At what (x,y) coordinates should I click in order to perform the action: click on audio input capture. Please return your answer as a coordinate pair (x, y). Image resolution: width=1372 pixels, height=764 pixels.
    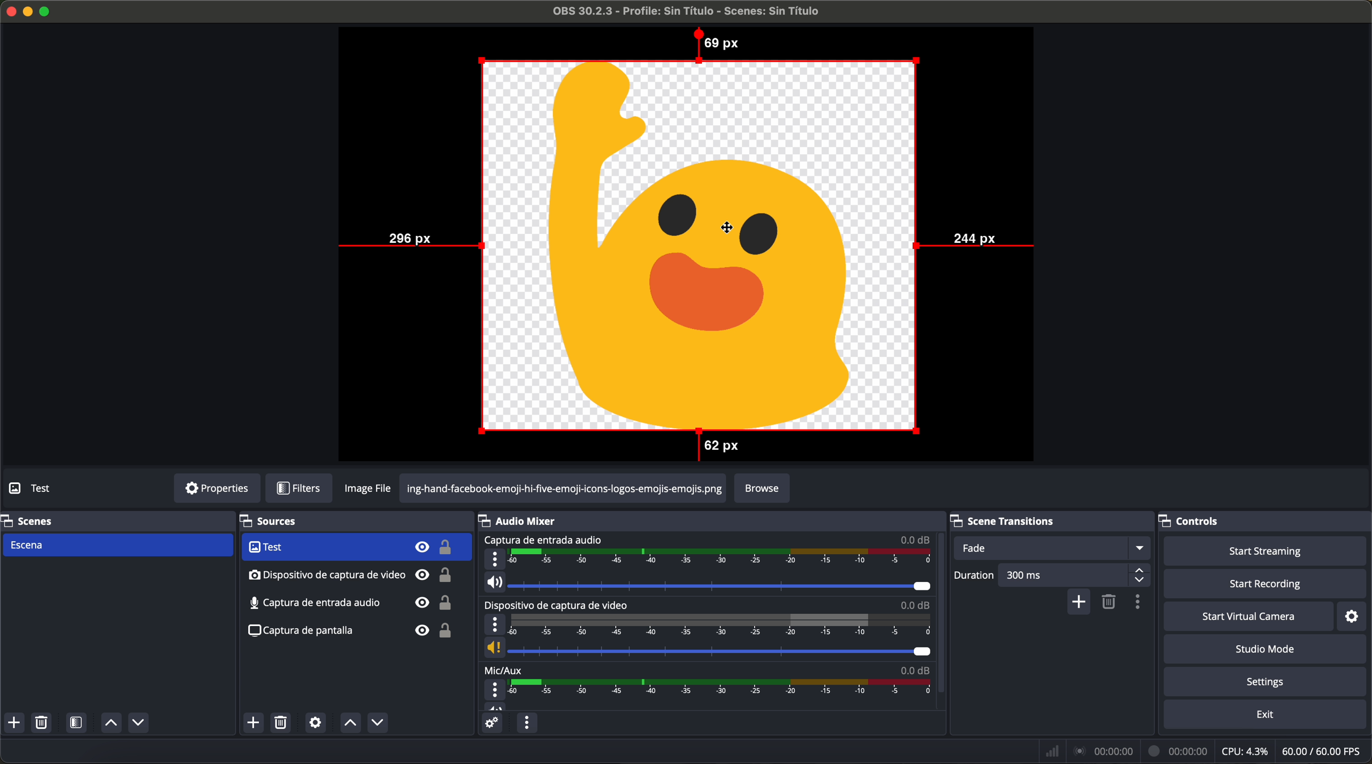
    Looking at the image, I should click on (542, 540).